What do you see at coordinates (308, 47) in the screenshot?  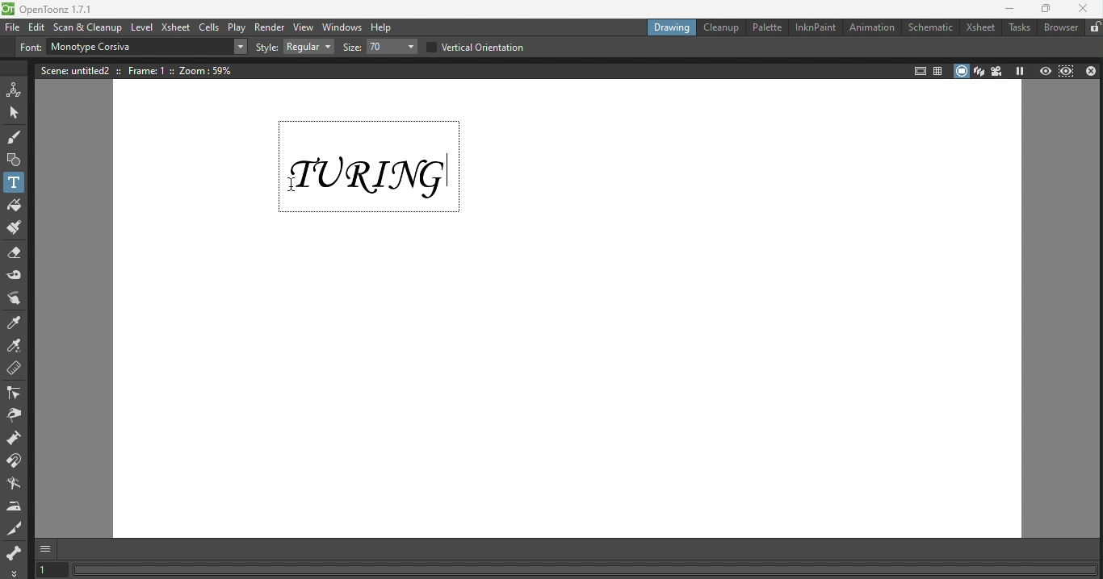 I see `Drop down` at bounding box center [308, 47].